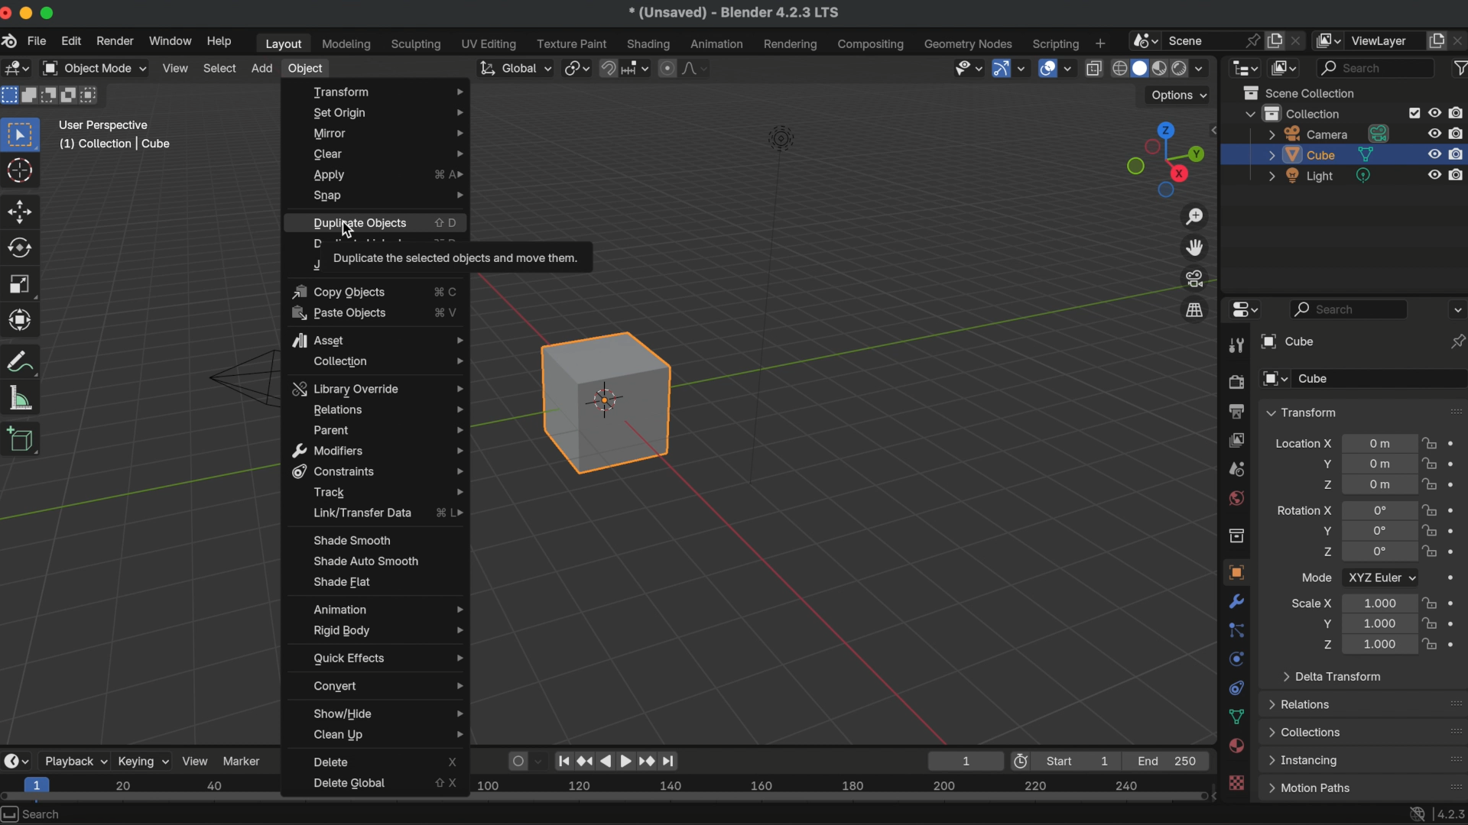 This screenshot has width=1468, height=825. Describe the element at coordinates (1242, 310) in the screenshot. I see `editor type` at that location.